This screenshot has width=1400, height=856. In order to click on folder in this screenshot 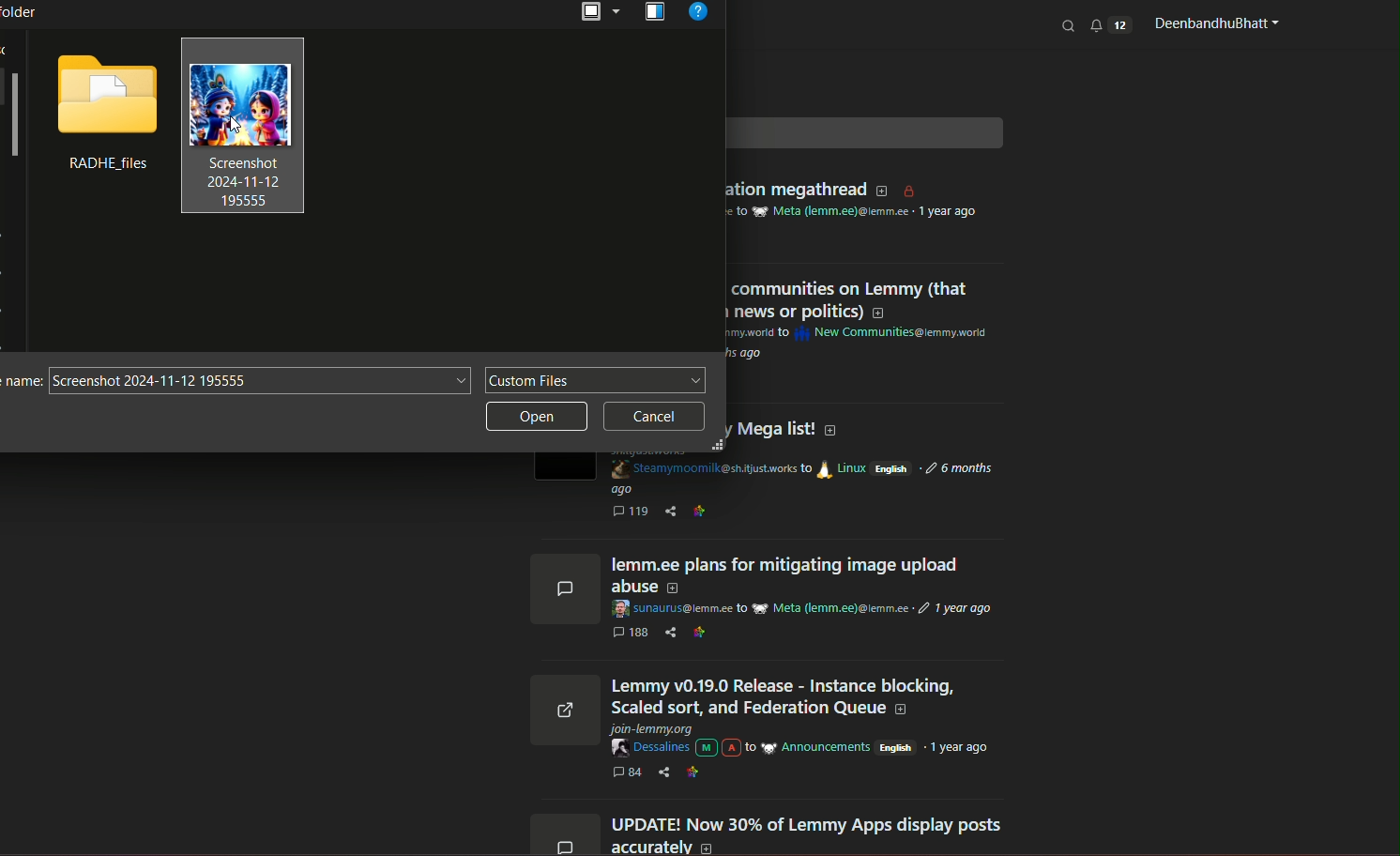, I will do `click(105, 94)`.